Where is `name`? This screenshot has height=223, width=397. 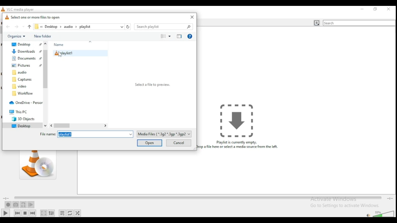 name is located at coordinates (74, 45).